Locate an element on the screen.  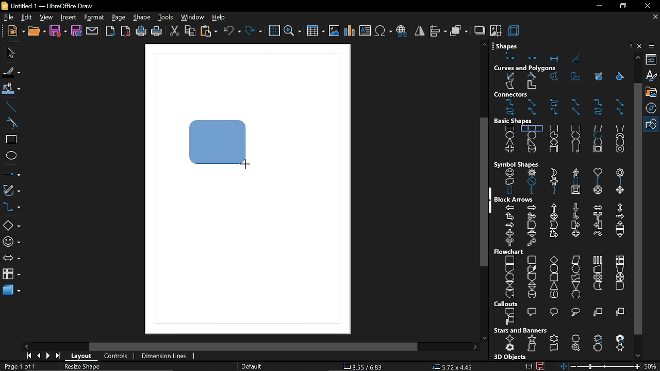
scaling factor is located at coordinates (529, 366).